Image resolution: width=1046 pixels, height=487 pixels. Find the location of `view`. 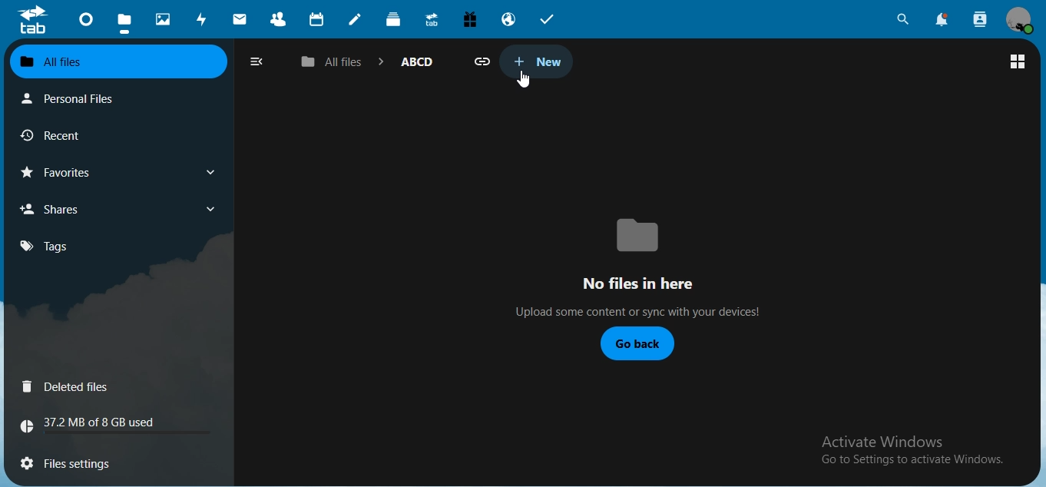

view is located at coordinates (1017, 61).